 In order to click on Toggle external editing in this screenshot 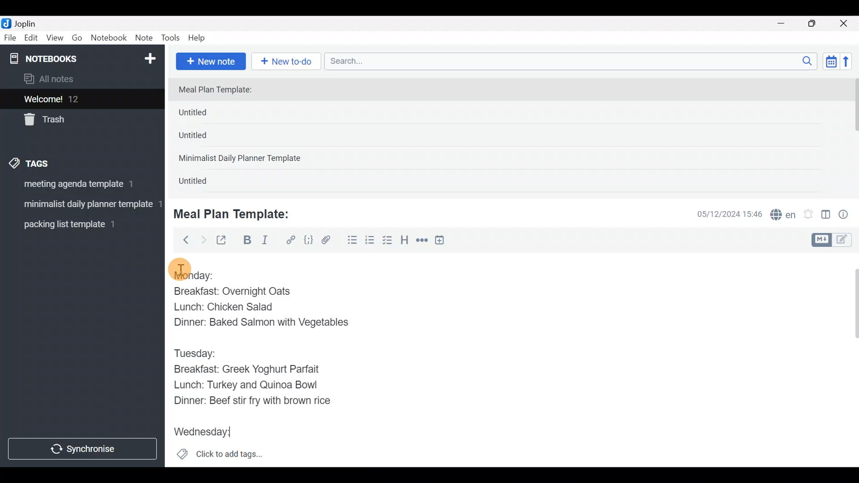, I will do `click(225, 241)`.